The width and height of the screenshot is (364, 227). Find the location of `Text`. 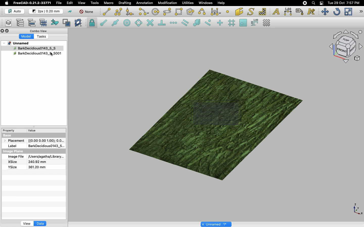

Text is located at coordinates (276, 12).